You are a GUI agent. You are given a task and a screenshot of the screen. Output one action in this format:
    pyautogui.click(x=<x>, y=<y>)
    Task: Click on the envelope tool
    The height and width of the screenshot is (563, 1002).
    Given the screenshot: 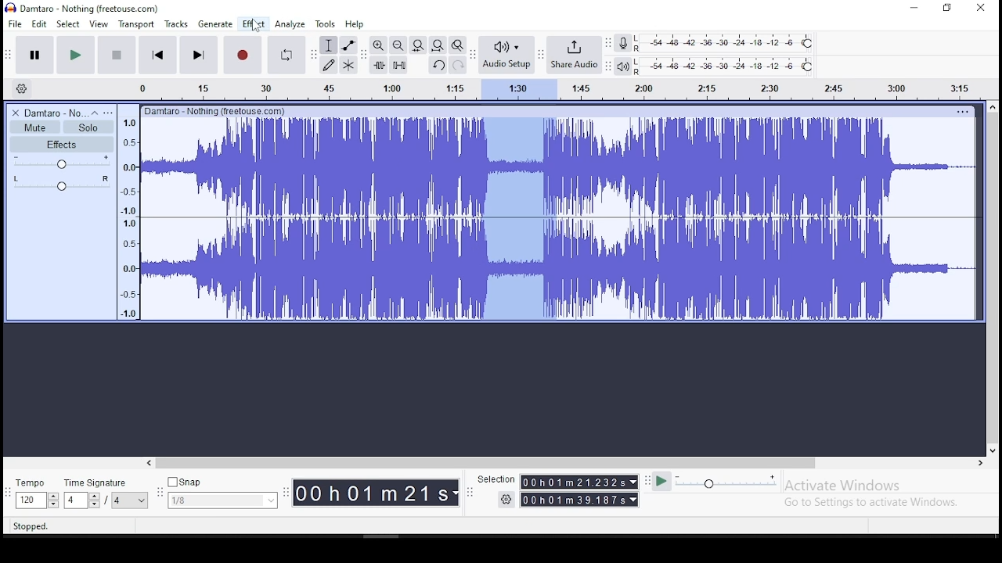 What is the action you would take?
    pyautogui.click(x=348, y=45)
    